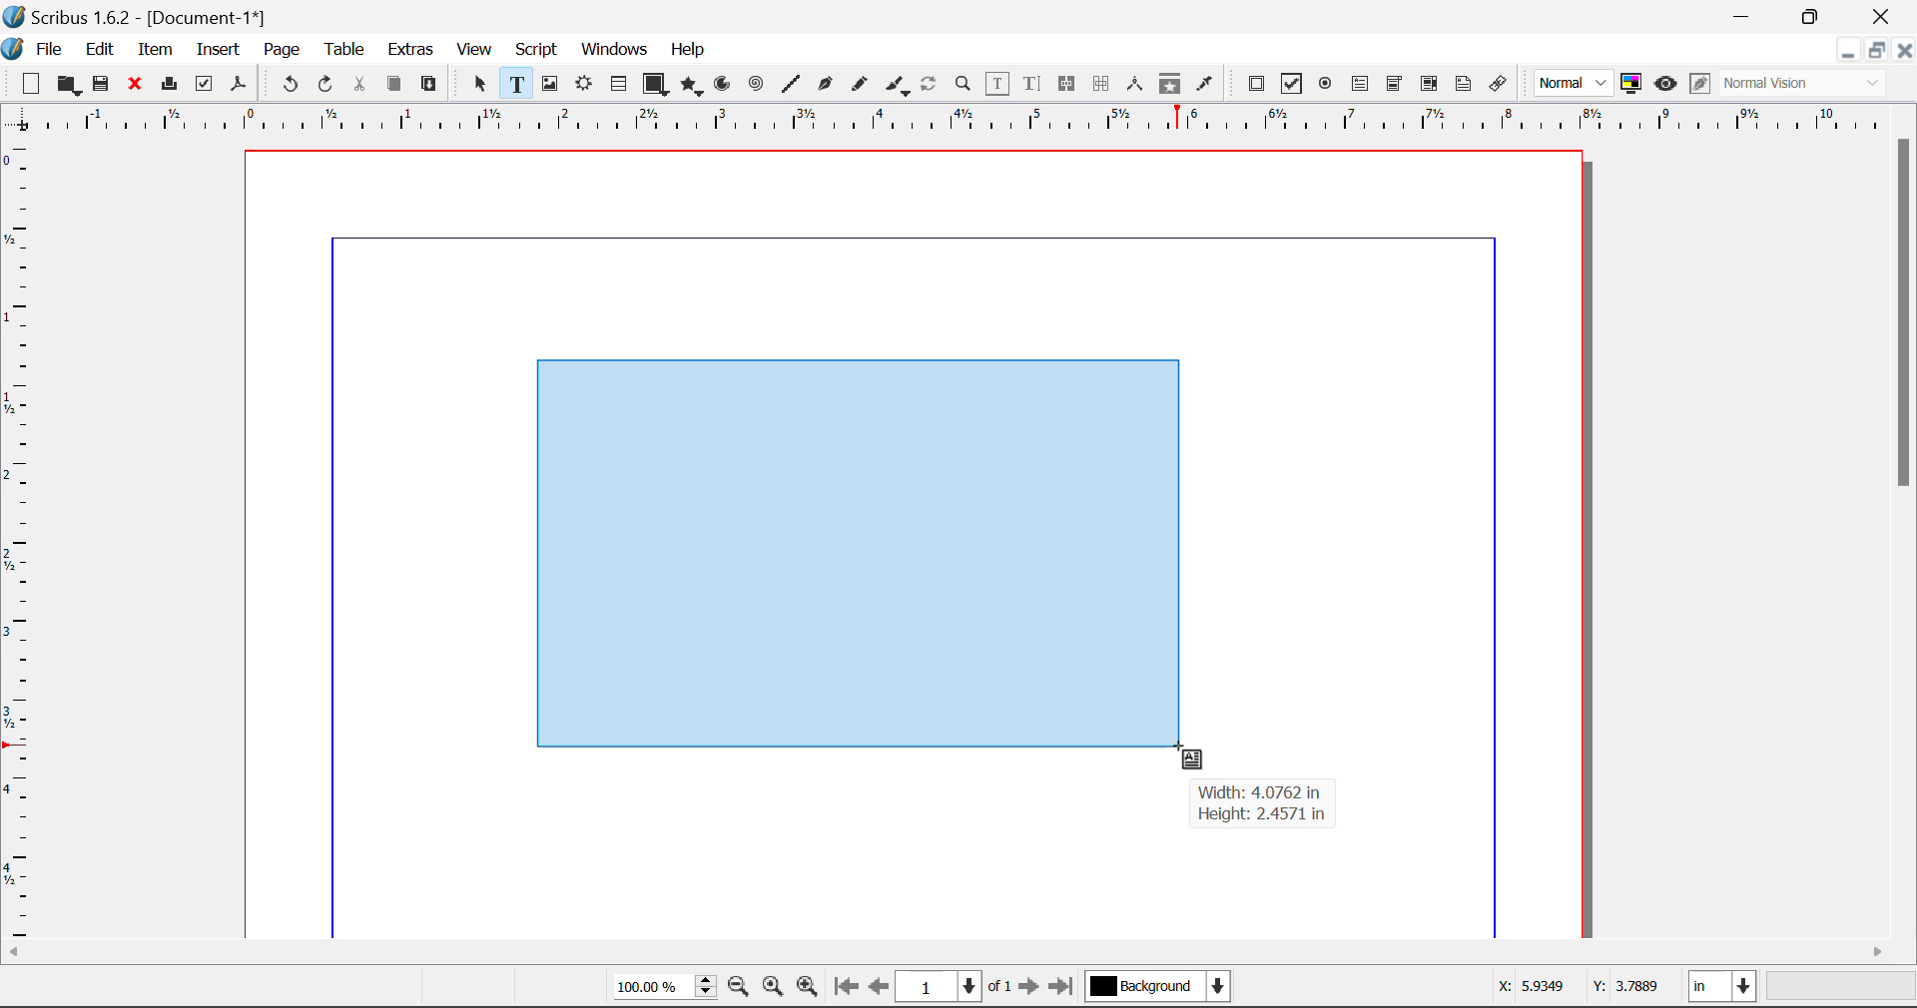 The width and height of the screenshot is (1917, 1008). Describe the element at coordinates (998, 83) in the screenshot. I see `Edit Contents of Frame` at that location.